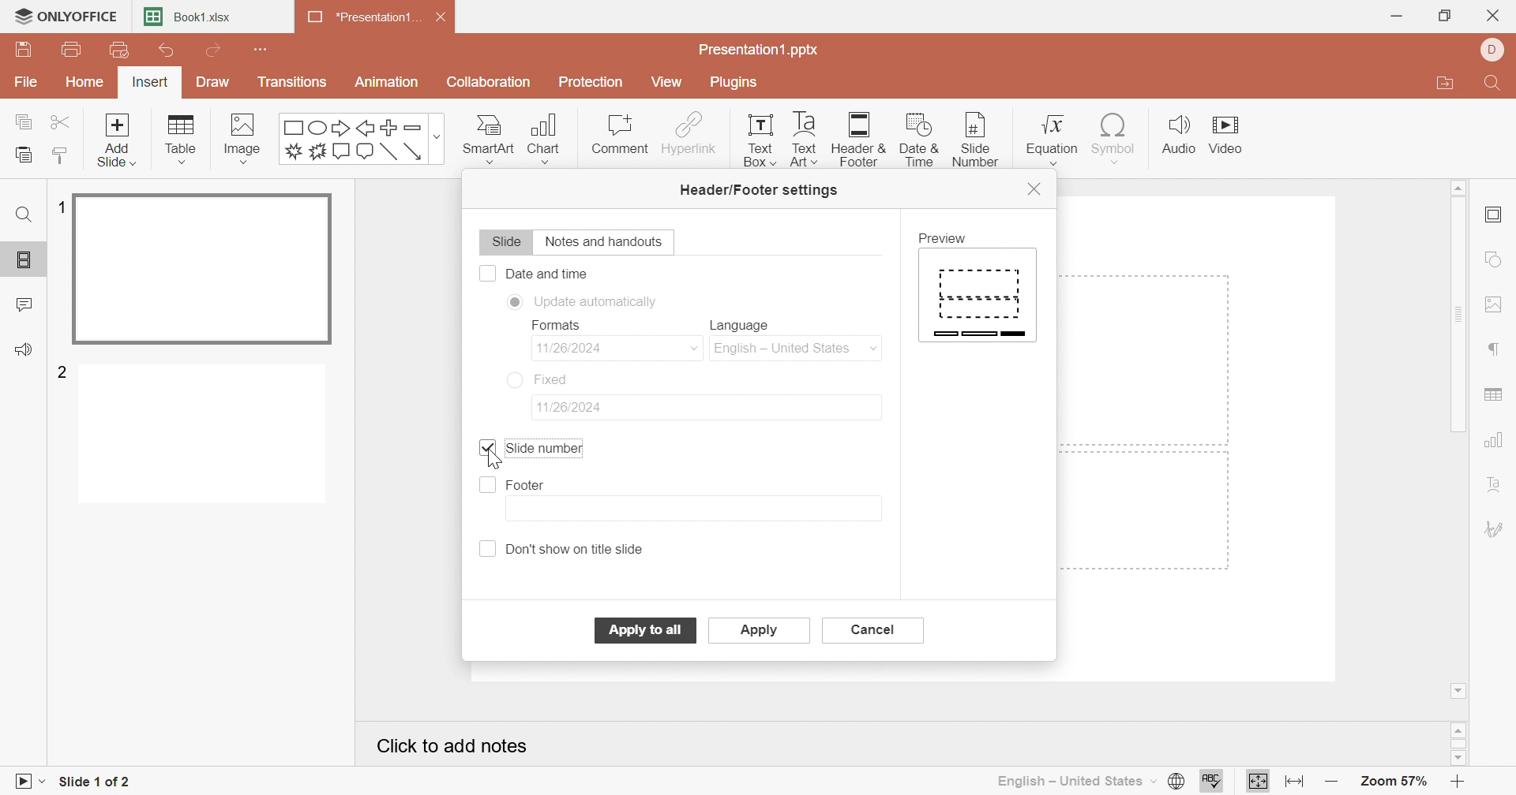  I want to click on Language, so click(745, 326).